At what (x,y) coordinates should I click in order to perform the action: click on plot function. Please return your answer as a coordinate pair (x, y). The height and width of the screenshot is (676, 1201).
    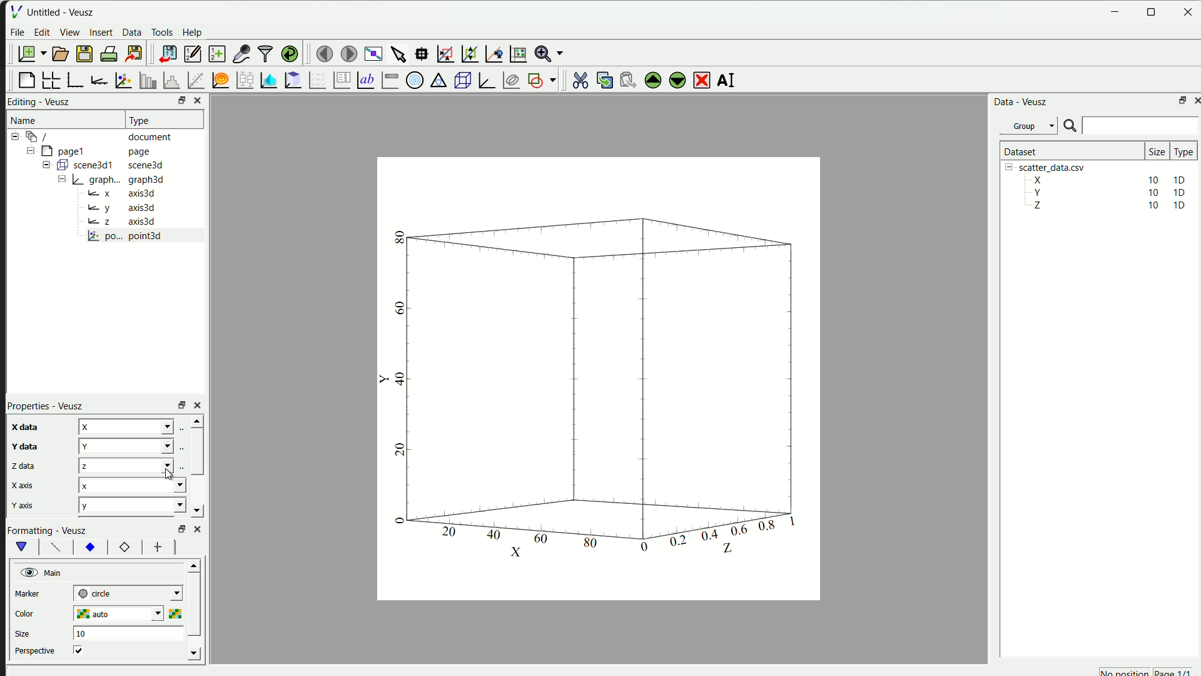
    Looking at the image, I should click on (218, 80).